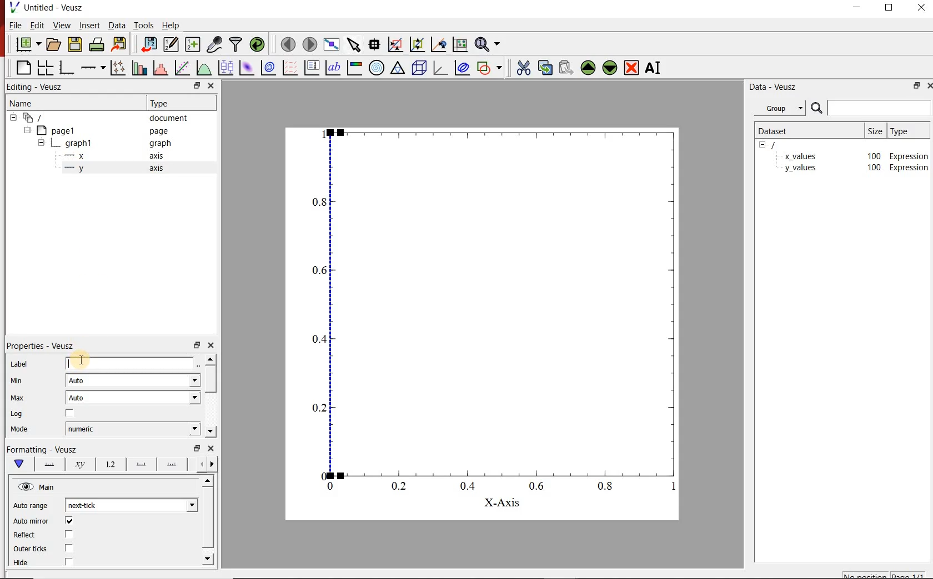 This screenshot has width=933, height=579. What do you see at coordinates (247, 68) in the screenshot?
I see `plot 2d dataset as an image` at bounding box center [247, 68].